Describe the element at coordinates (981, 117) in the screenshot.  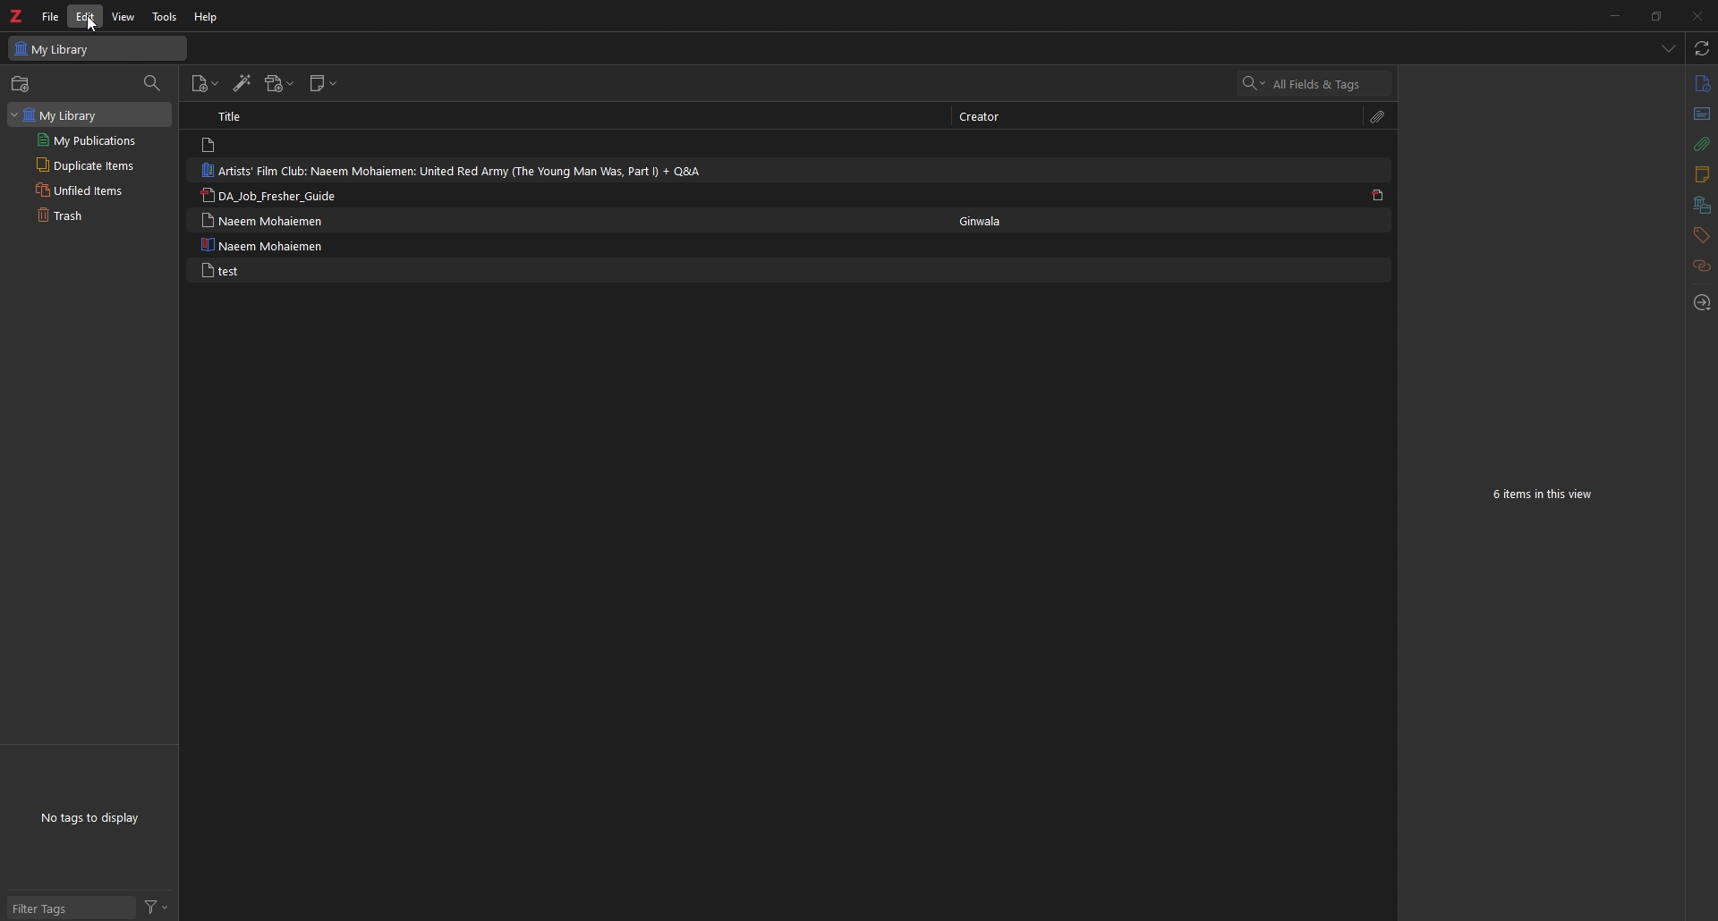
I see `creator` at that location.